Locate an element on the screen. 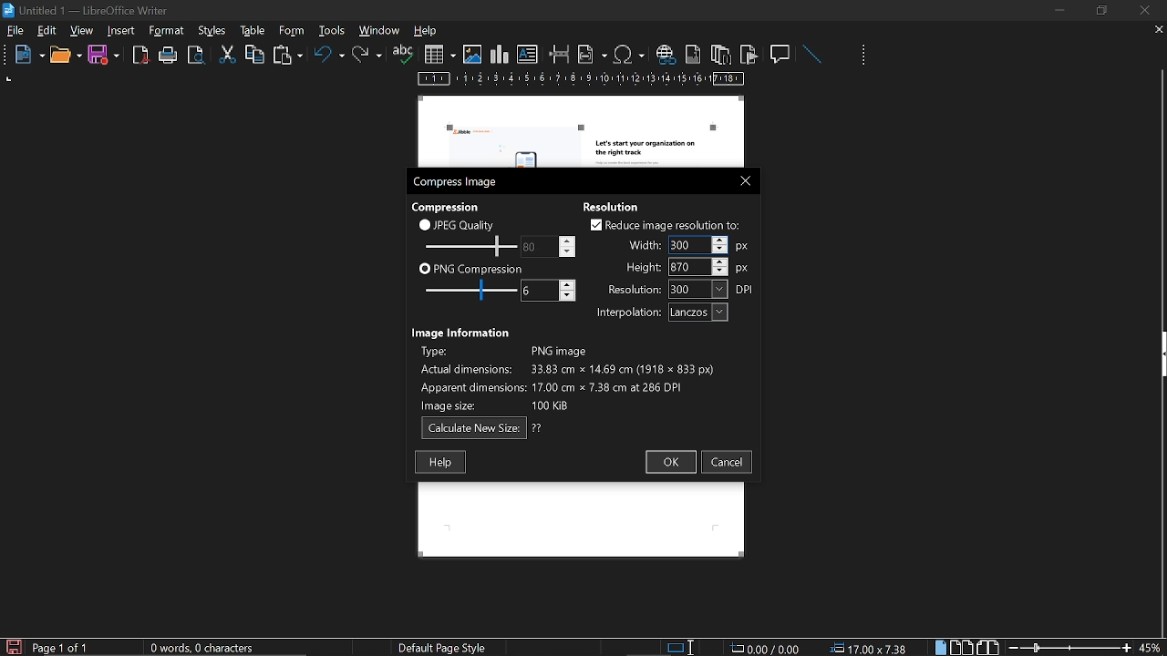 The width and height of the screenshot is (1167, 656). reduce image resolution is located at coordinates (666, 224).